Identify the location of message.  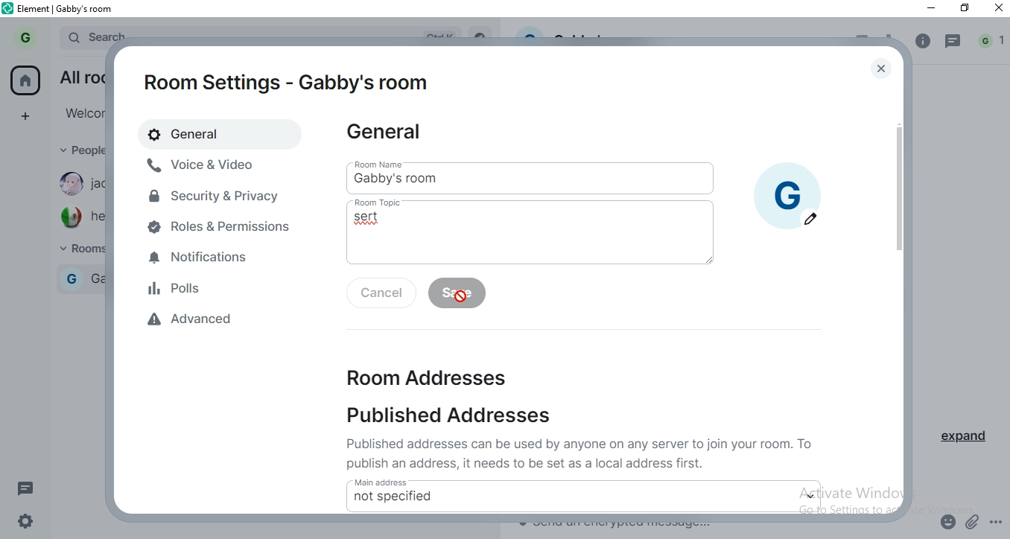
(28, 488).